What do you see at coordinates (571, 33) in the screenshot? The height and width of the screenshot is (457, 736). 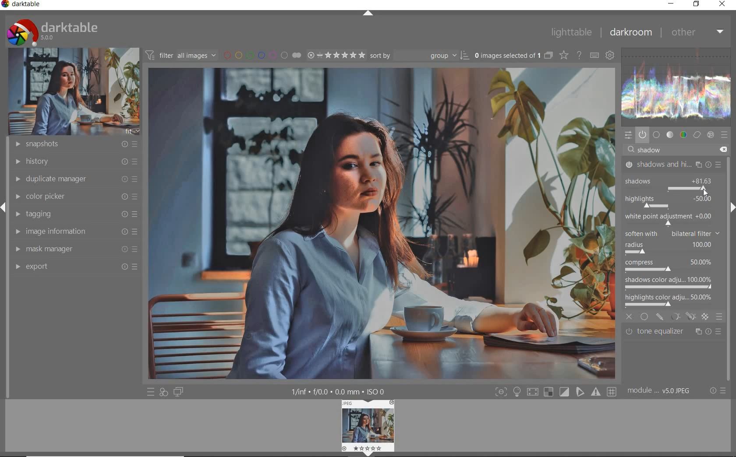 I see `lighttable` at bounding box center [571, 33].